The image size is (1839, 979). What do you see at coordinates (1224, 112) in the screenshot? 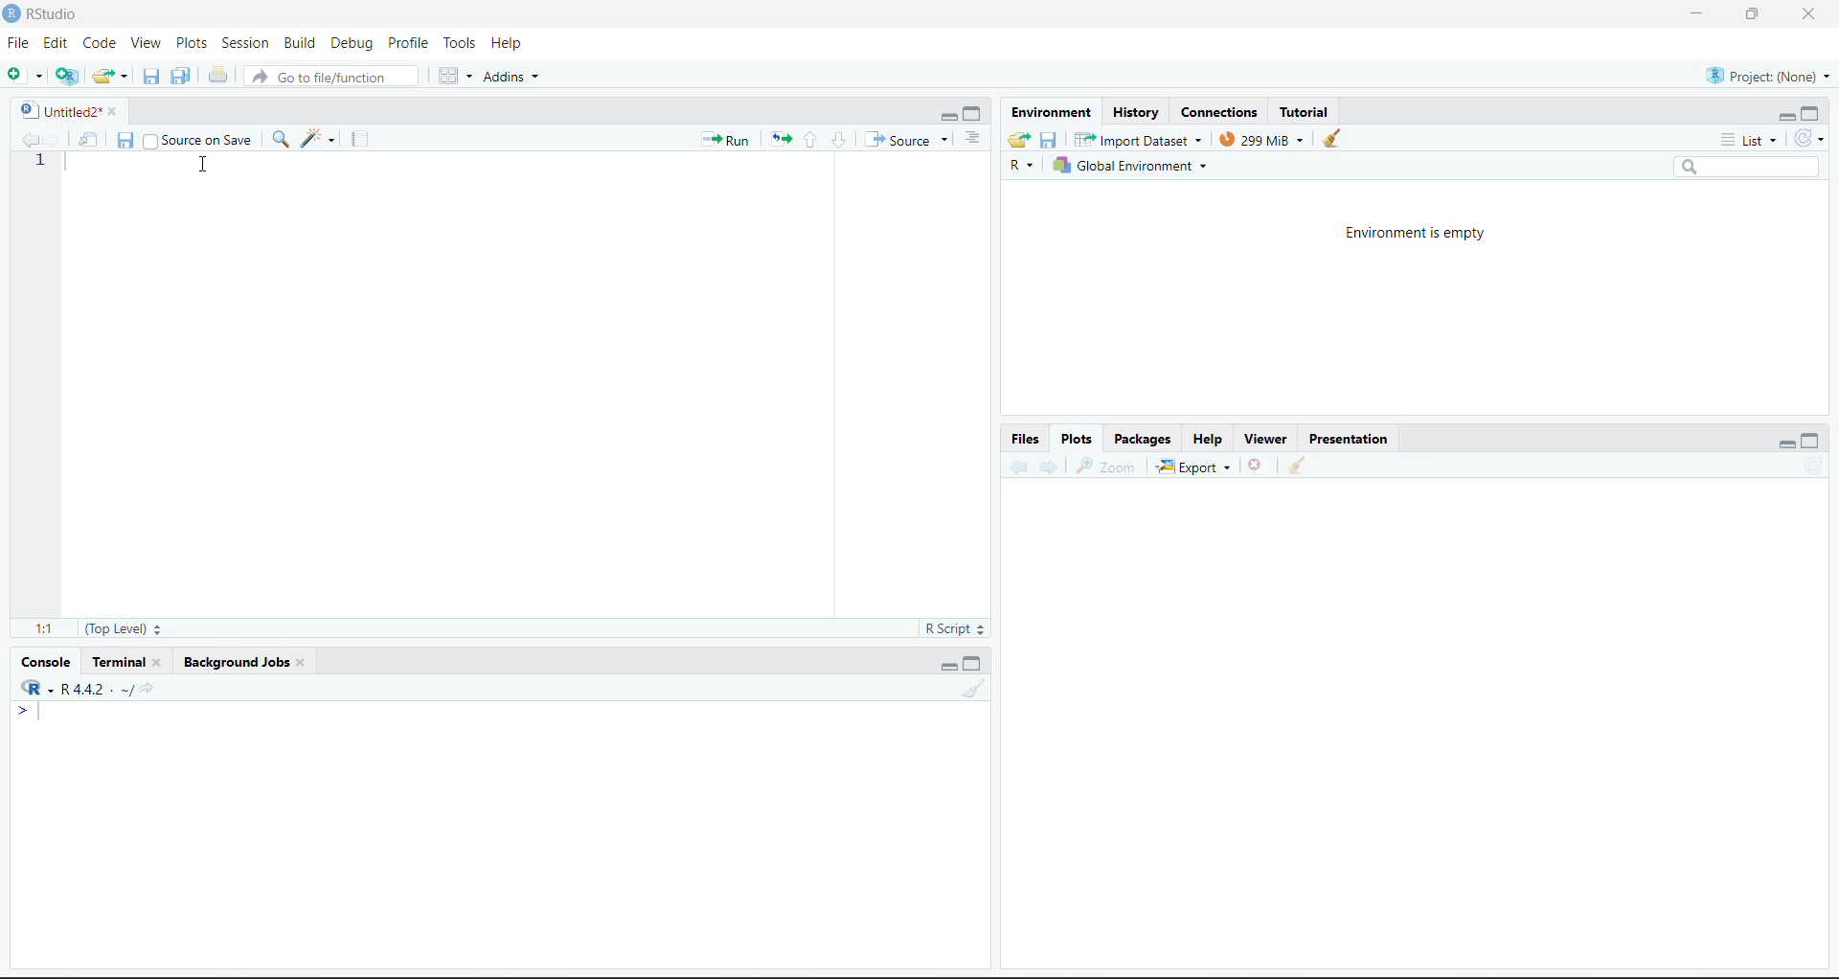
I see `Connections` at bounding box center [1224, 112].